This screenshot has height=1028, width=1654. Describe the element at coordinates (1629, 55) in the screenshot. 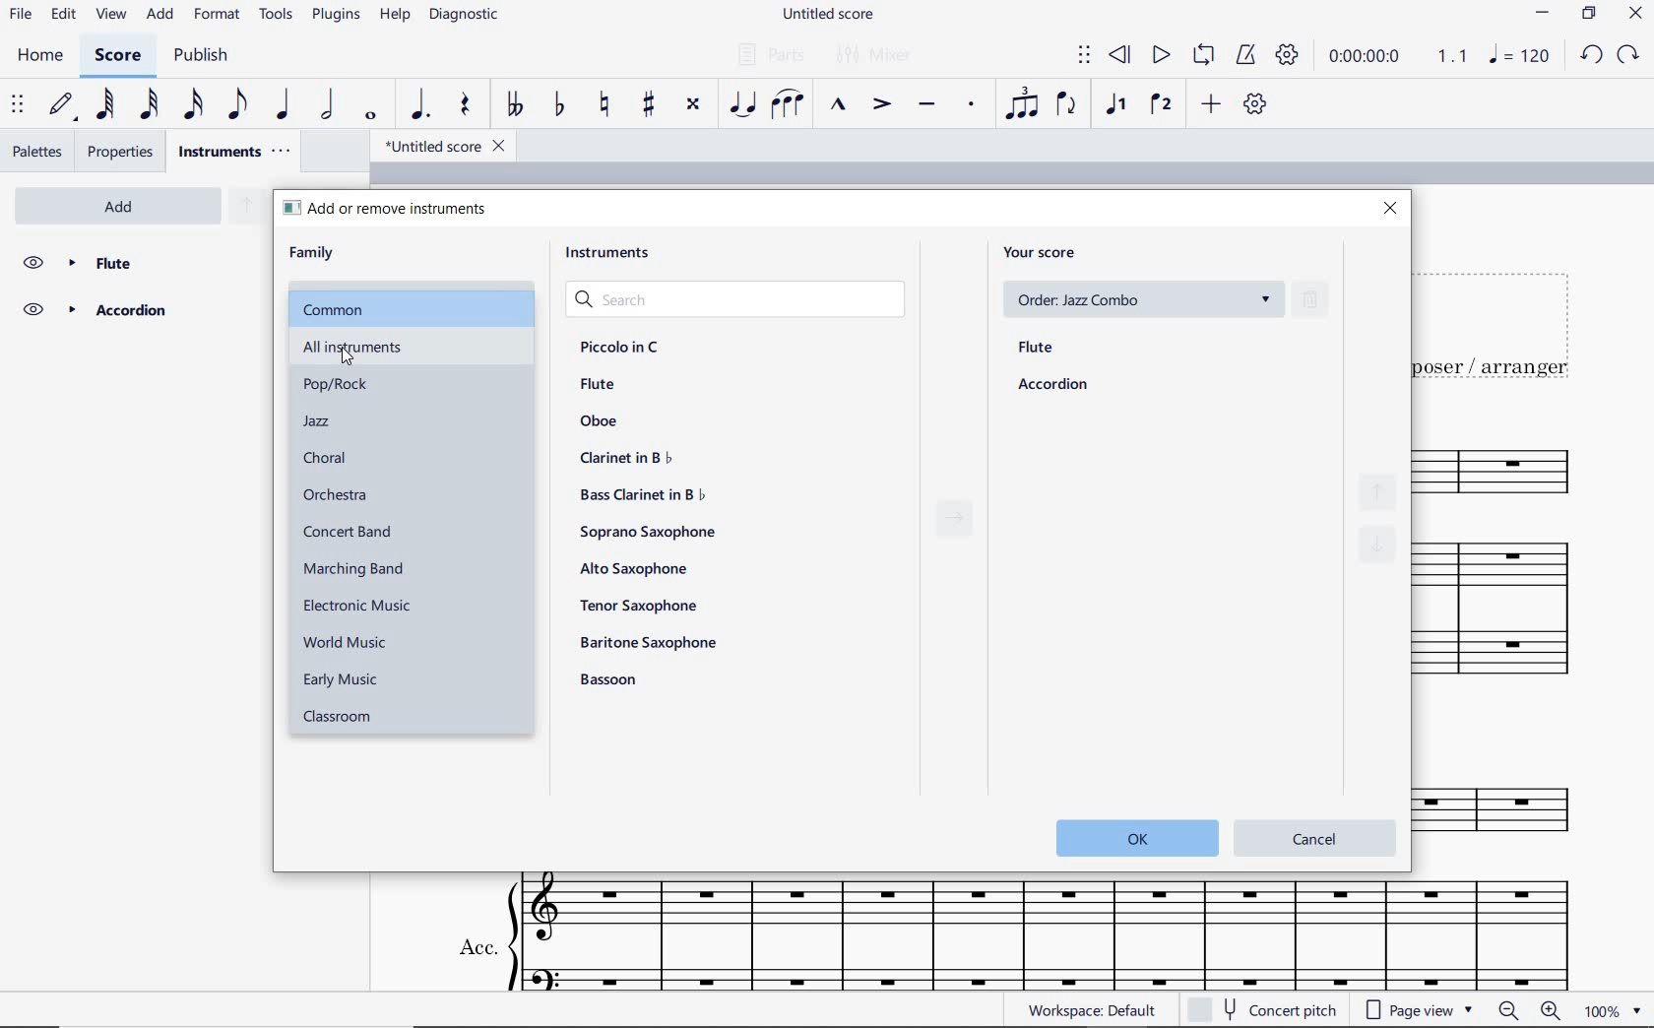

I see `REDO` at that location.